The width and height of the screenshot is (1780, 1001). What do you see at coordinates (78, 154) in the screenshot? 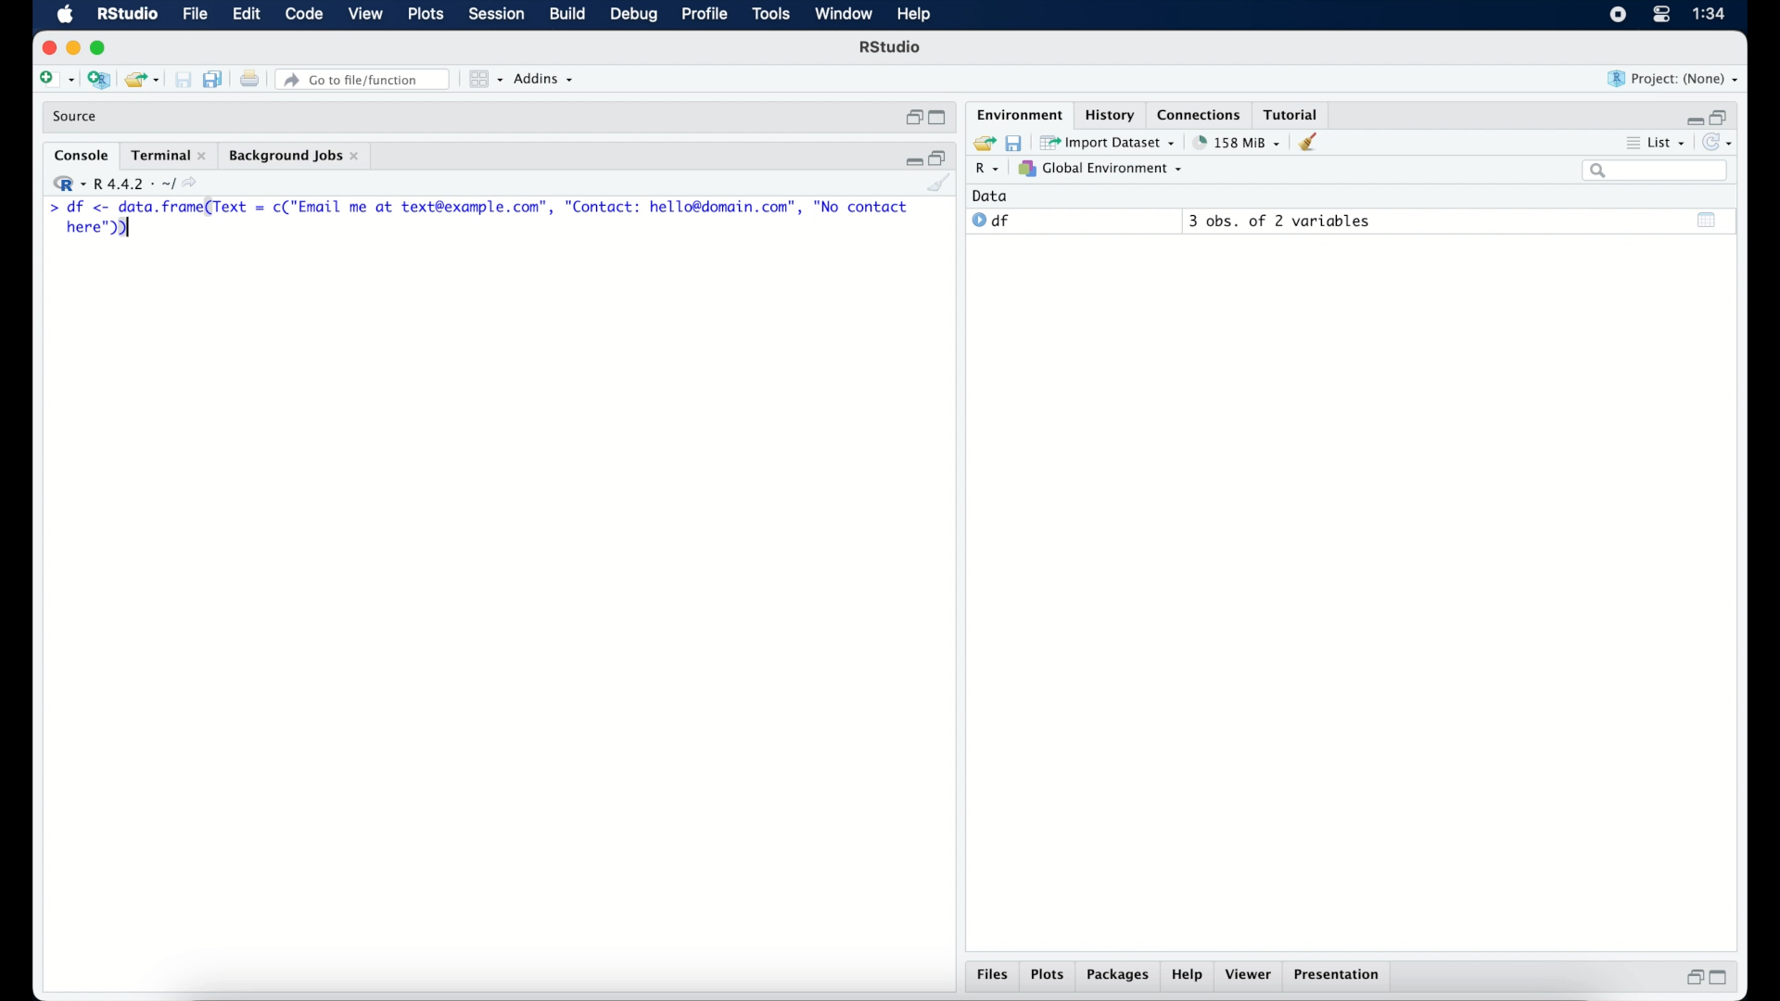
I see `console` at bounding box center [78, 154].